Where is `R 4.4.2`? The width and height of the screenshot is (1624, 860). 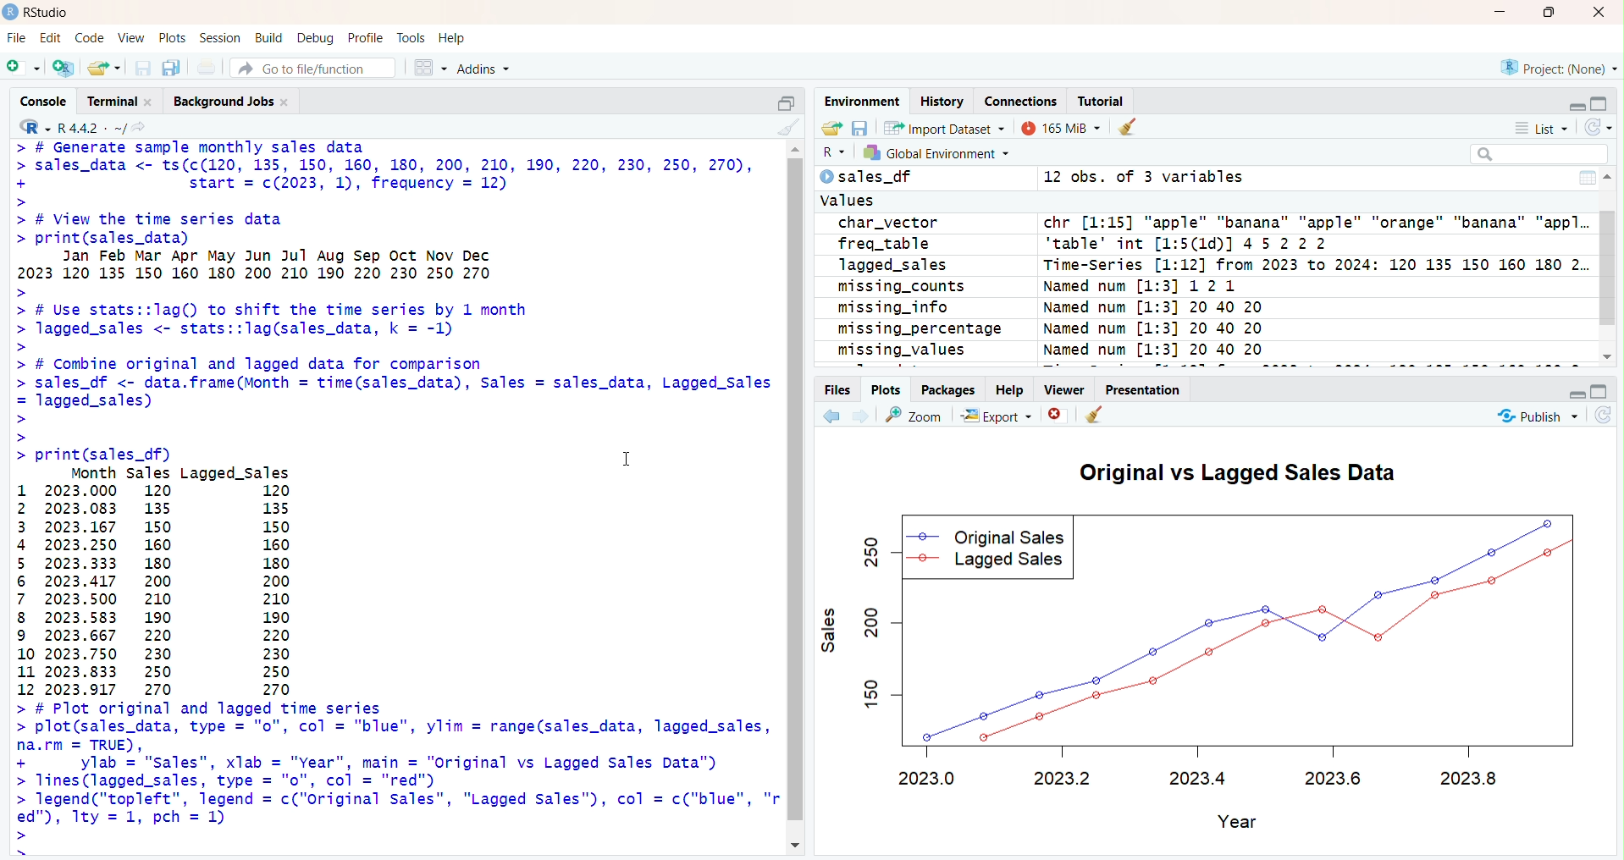 R 4.4.2 is located at coordinates (73, 128).